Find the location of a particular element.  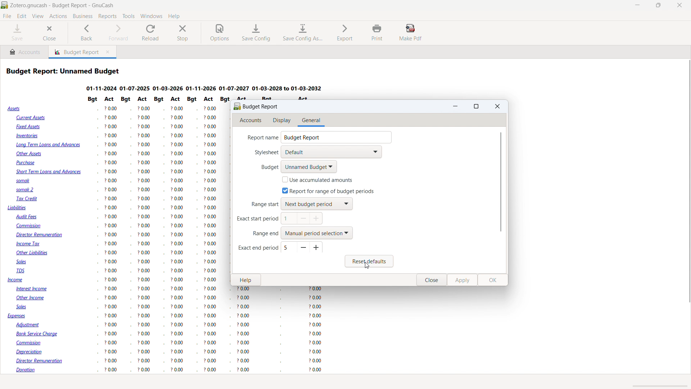

Commission is located at coordinates (33, 343).